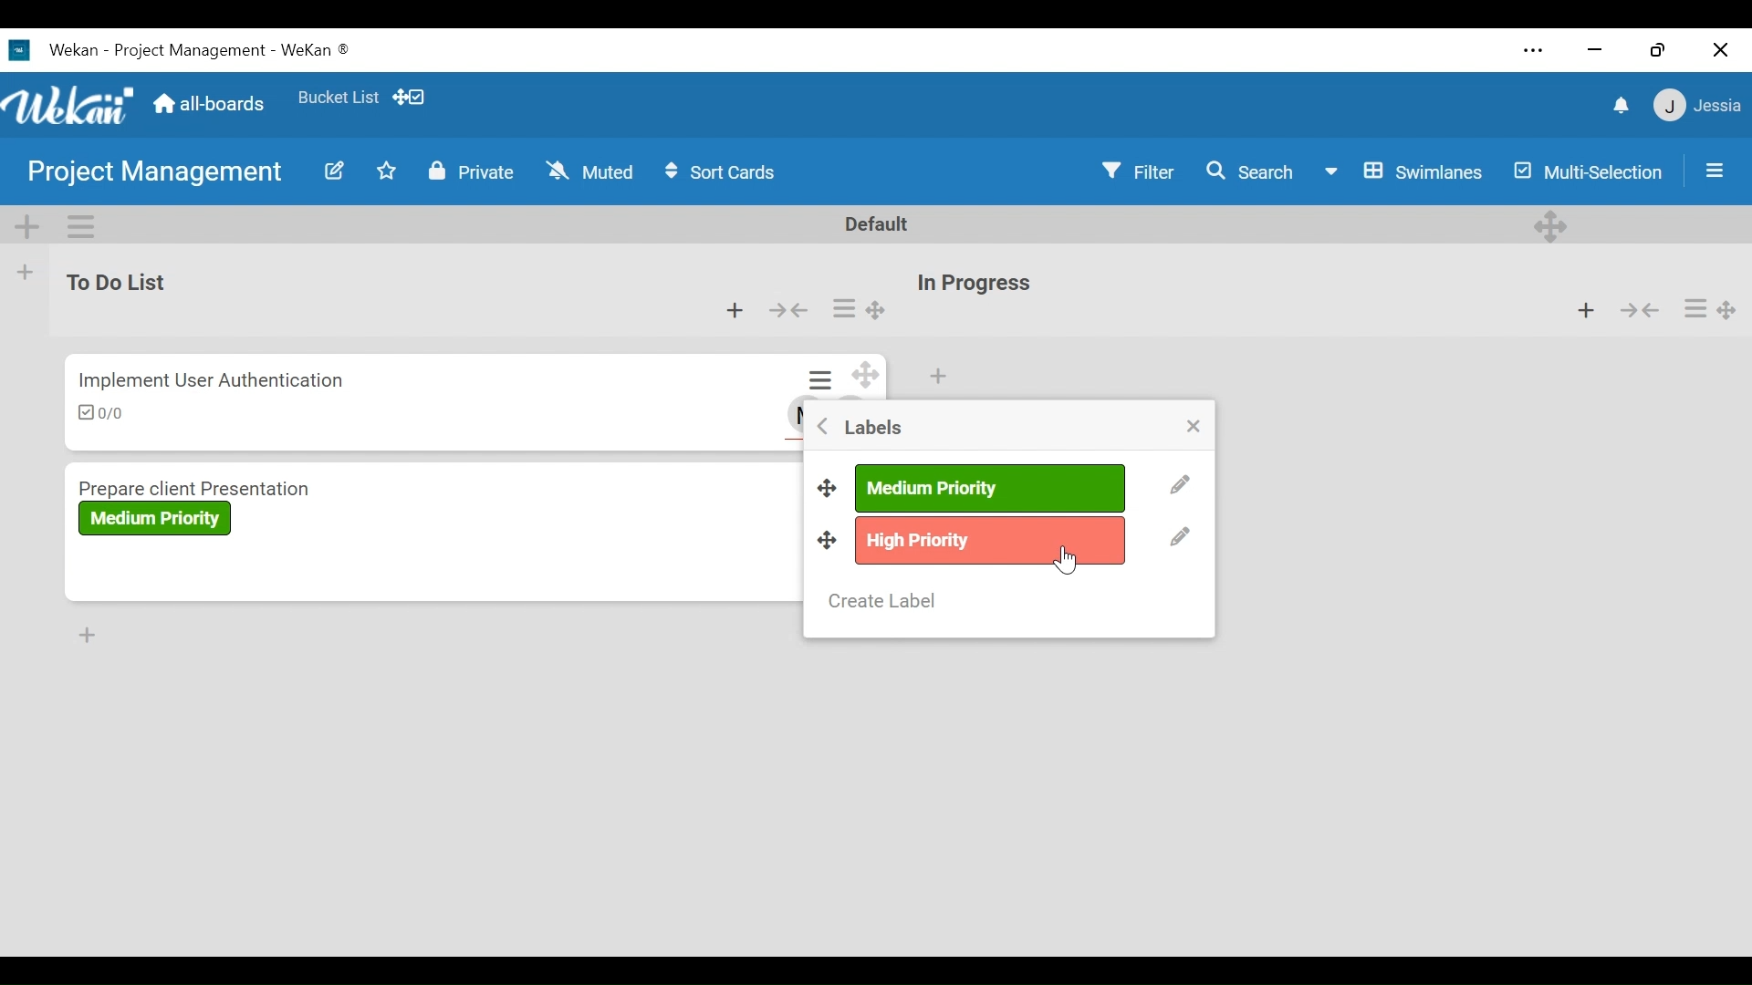 This screenshot has width=1752, height=985. Describe the element at coordinates (19, 50) in the screenshot. I see `Software logo` at that location.